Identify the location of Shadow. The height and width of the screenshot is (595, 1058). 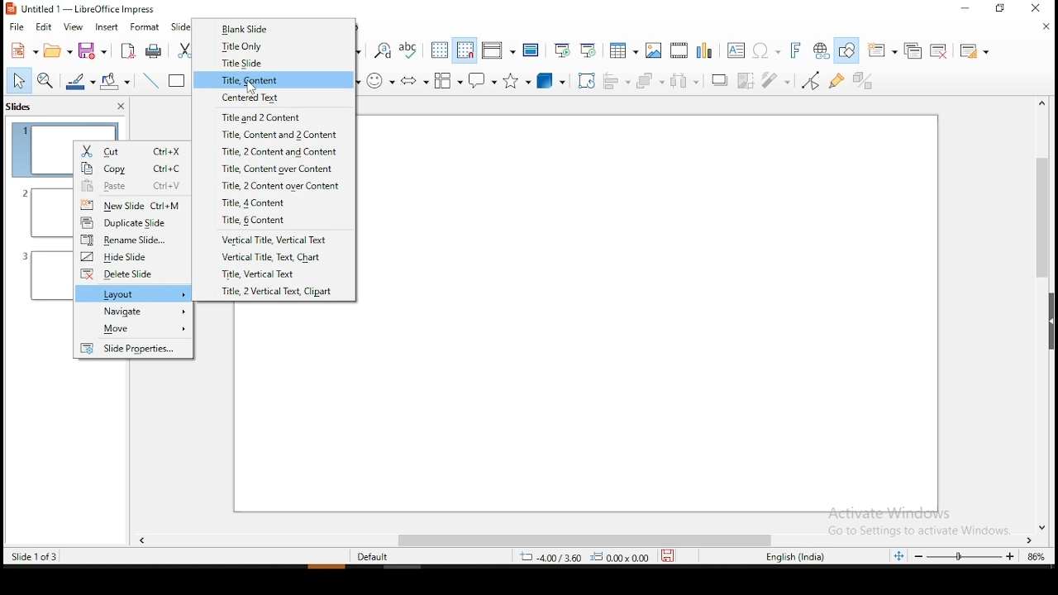
(717, 81).